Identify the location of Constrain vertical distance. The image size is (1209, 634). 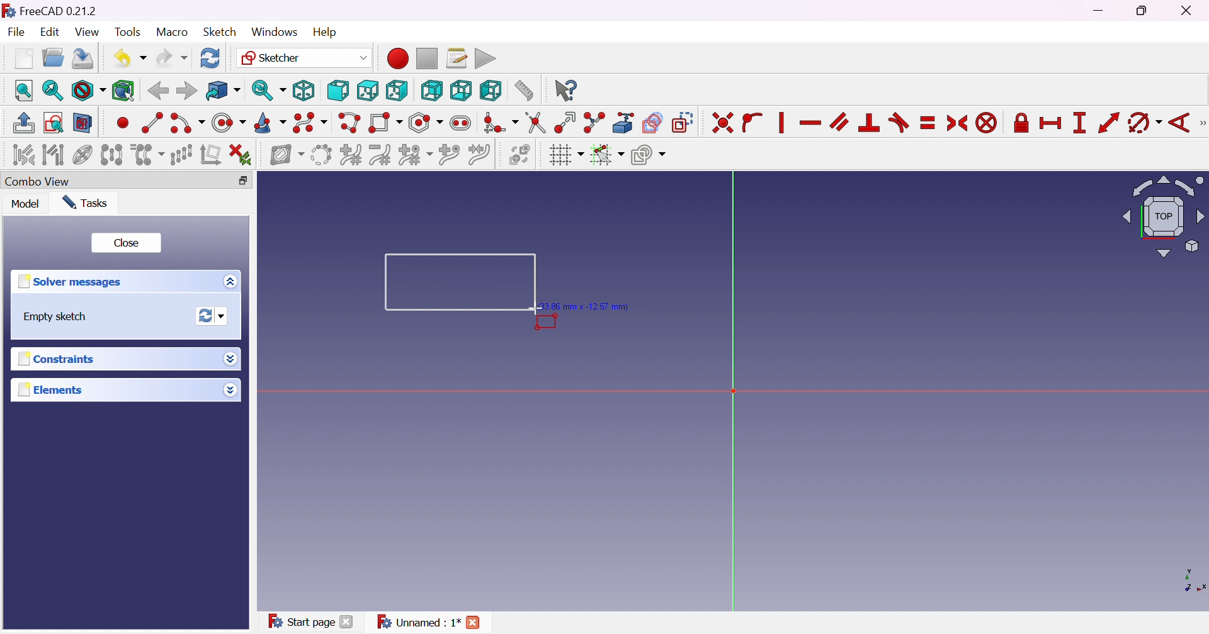
(1079, 123).